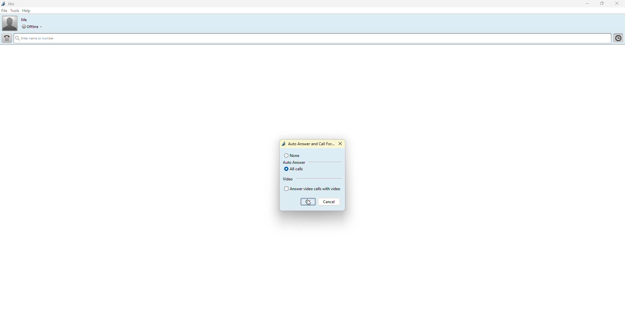  Describe the element at coordinates (329, 203) in the screenshot. I see `cancel` at that location.